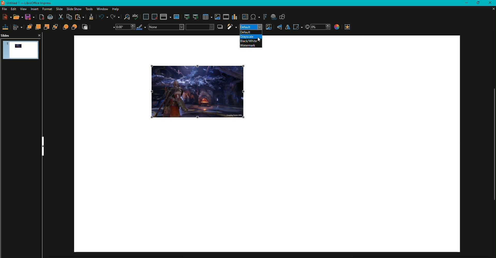 The height and width of the screenshot is (258, 496). Describe the element at coordinates (66, 27) in the screenshot. I see `In front` at that location.